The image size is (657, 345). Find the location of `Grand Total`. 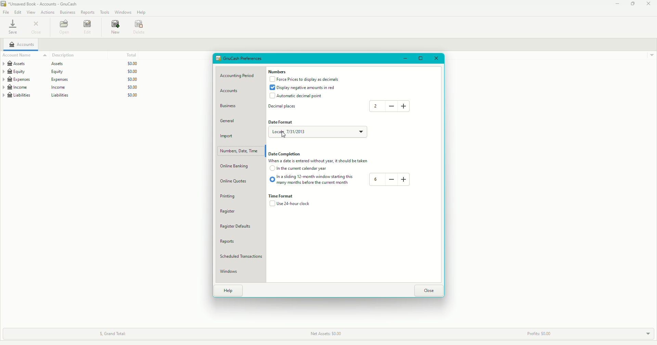

Grand Total is located at coordinates (115, 332).